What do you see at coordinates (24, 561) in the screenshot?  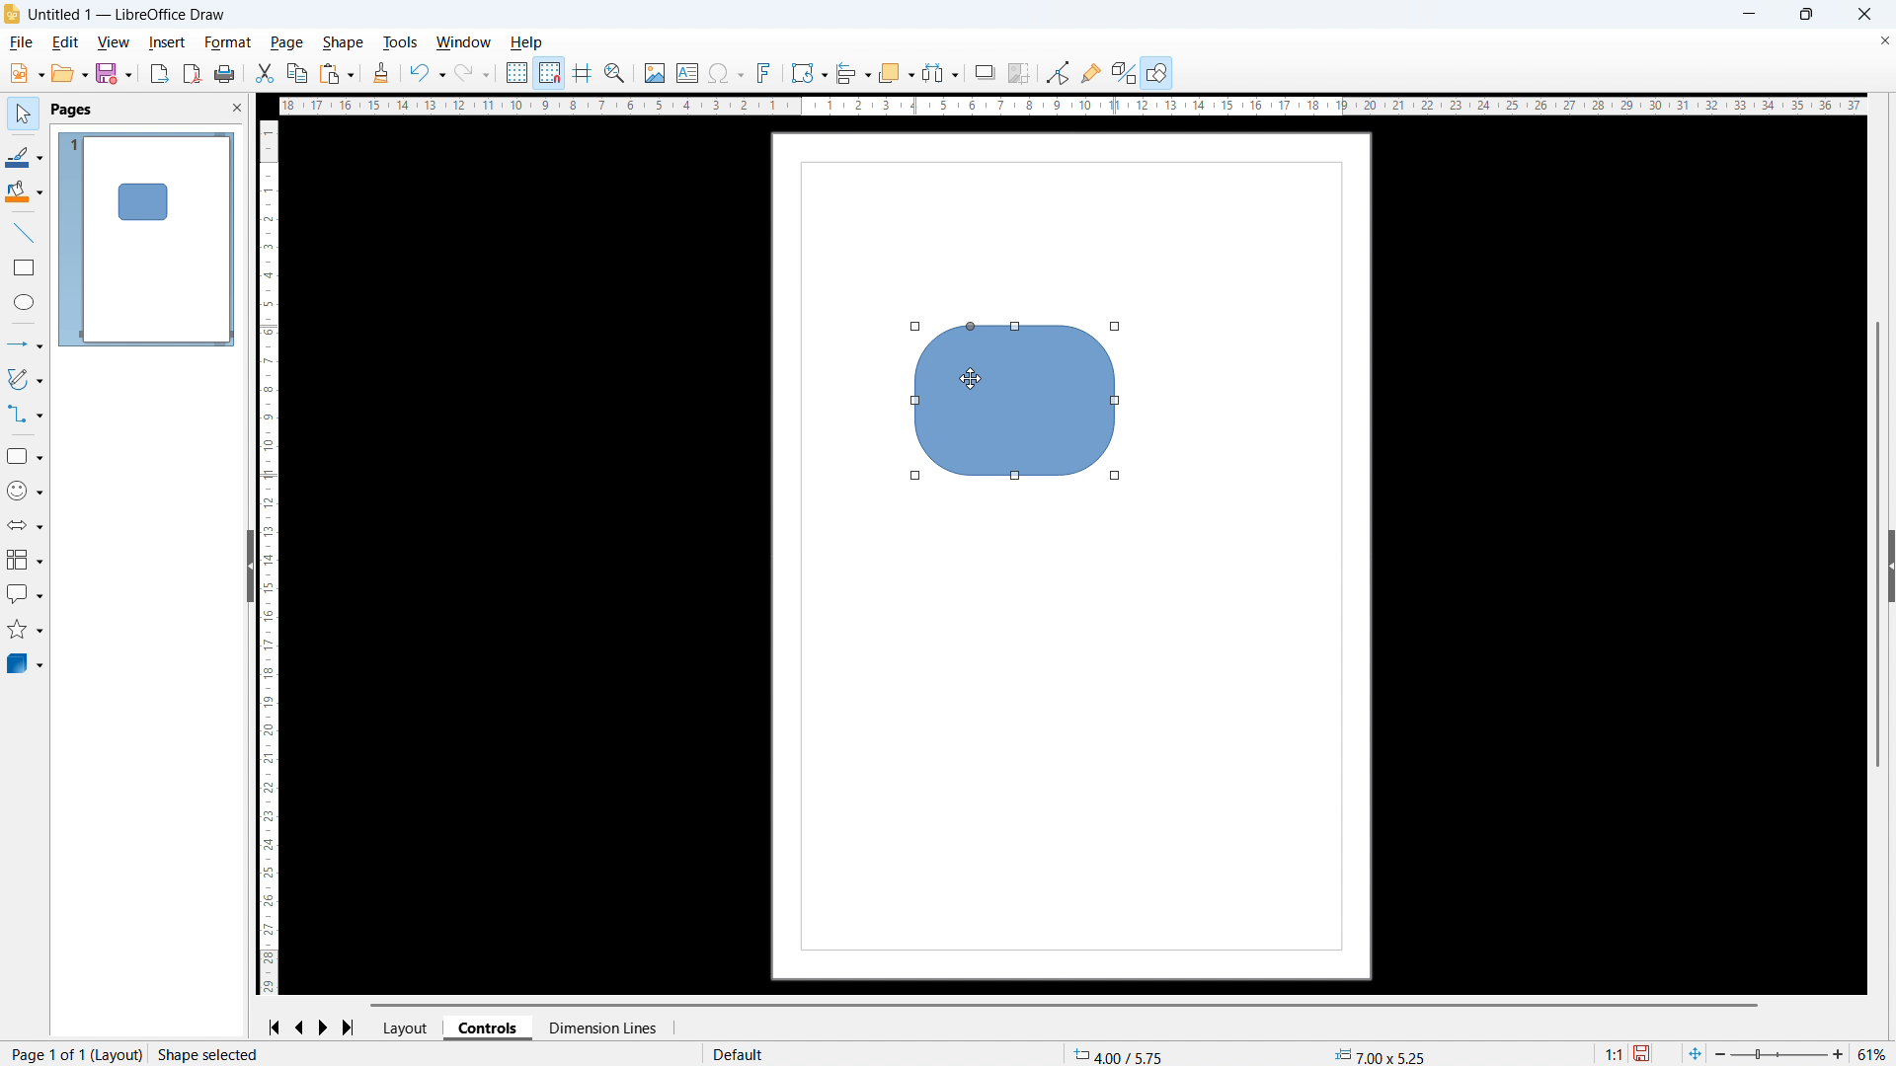 I see `Flow chart ` at bounding box center [24, 561].